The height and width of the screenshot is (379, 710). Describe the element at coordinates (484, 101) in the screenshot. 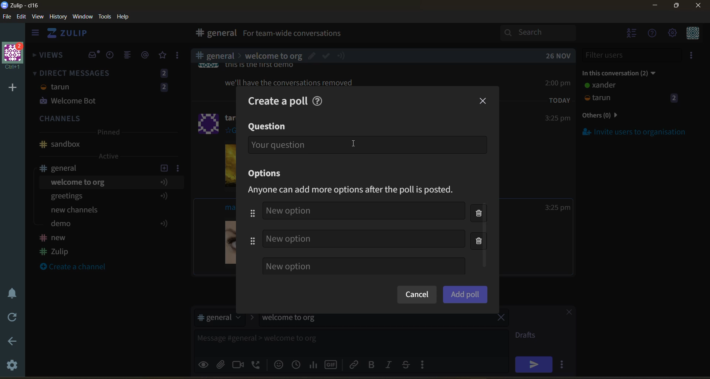

I see `close` at that location.